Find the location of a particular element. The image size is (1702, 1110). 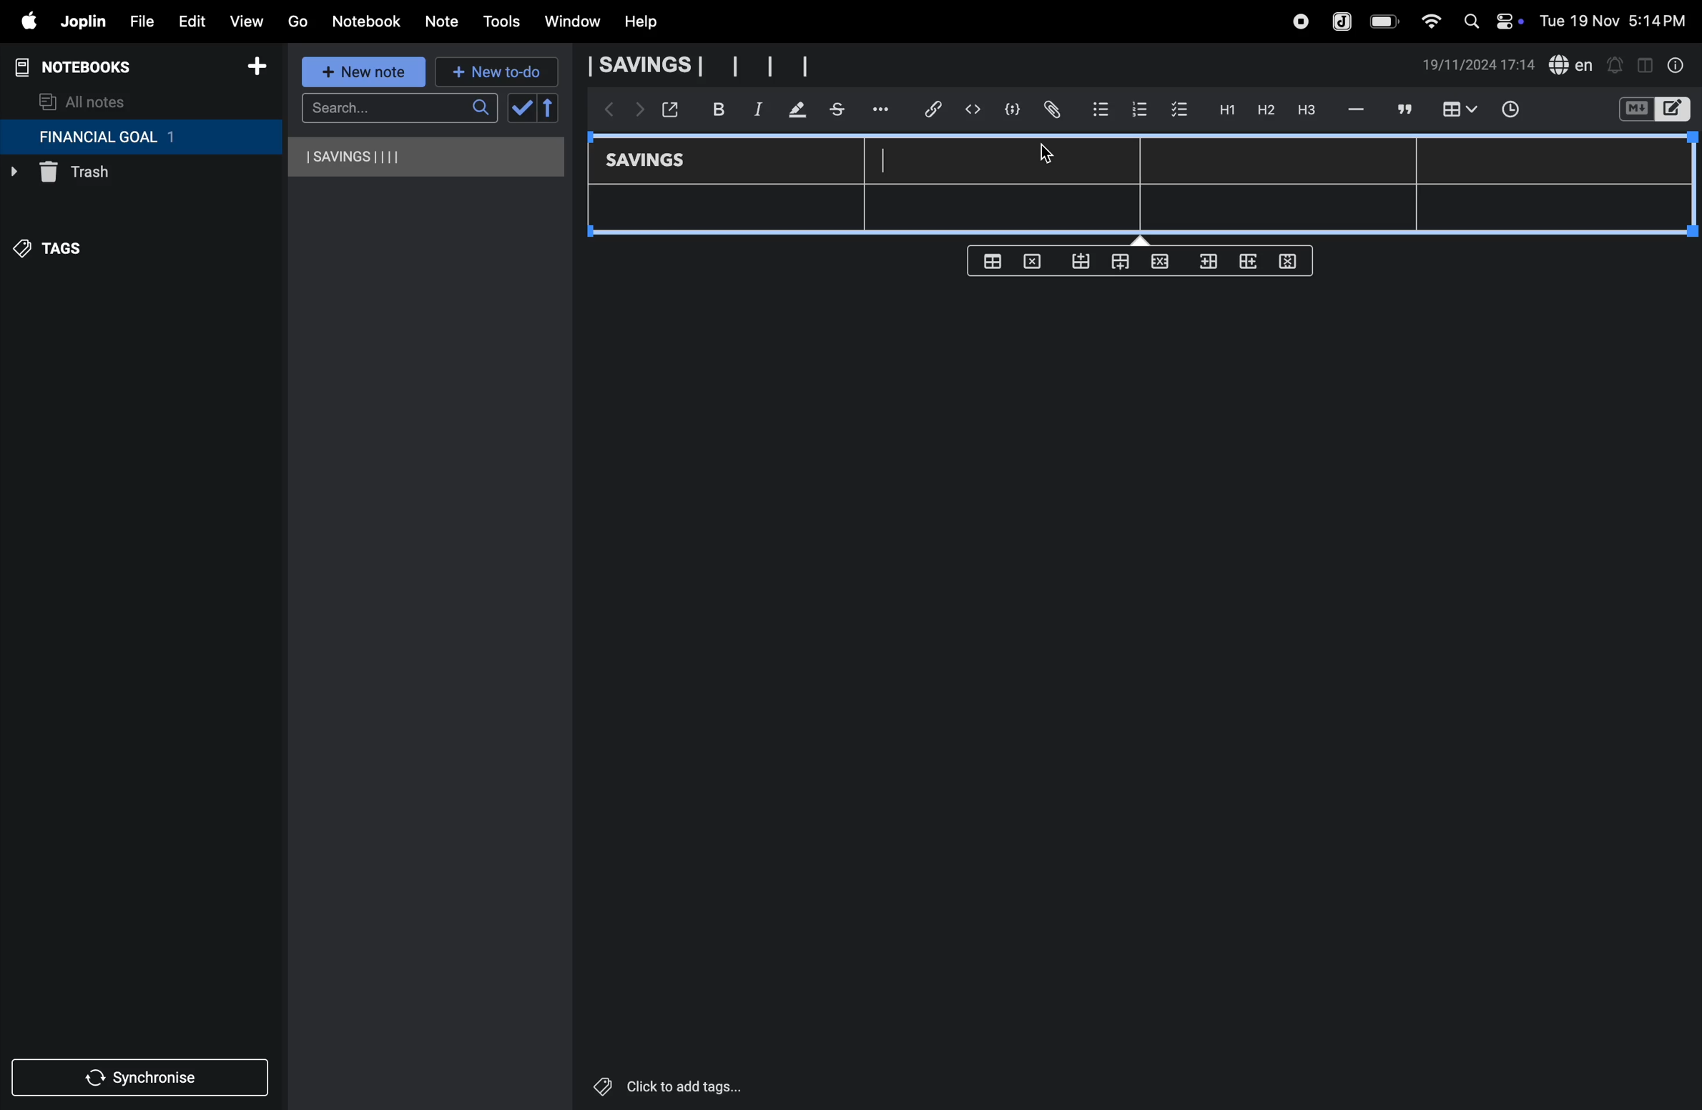

apple menu is located at coordinates (21, 21).